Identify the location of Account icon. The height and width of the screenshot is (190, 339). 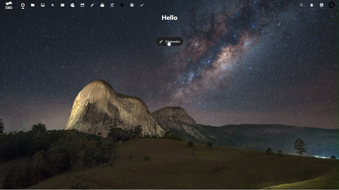
(332, 5).